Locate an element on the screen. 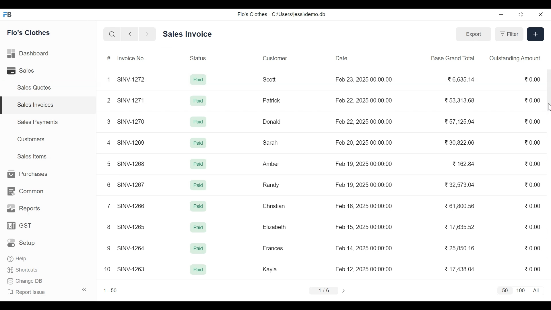 This screenshot has height=310, width=551. 0.00 is located at coordinates (533, 185).